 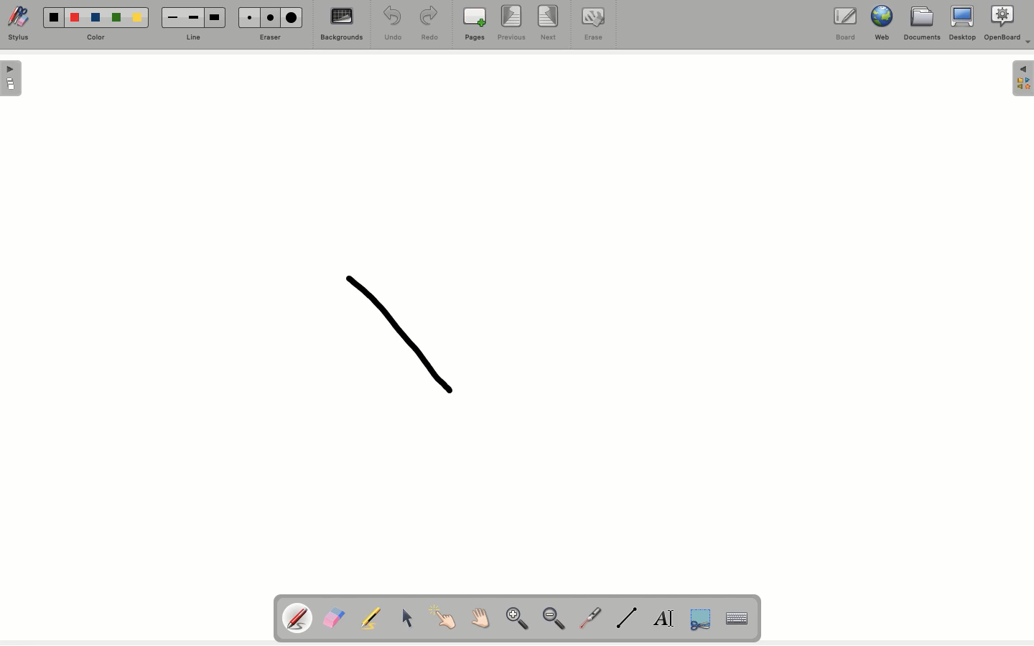 What do you see at coordinates (250, 17) in the screenshot?
I see `Small` at bounding box center [250, 17].